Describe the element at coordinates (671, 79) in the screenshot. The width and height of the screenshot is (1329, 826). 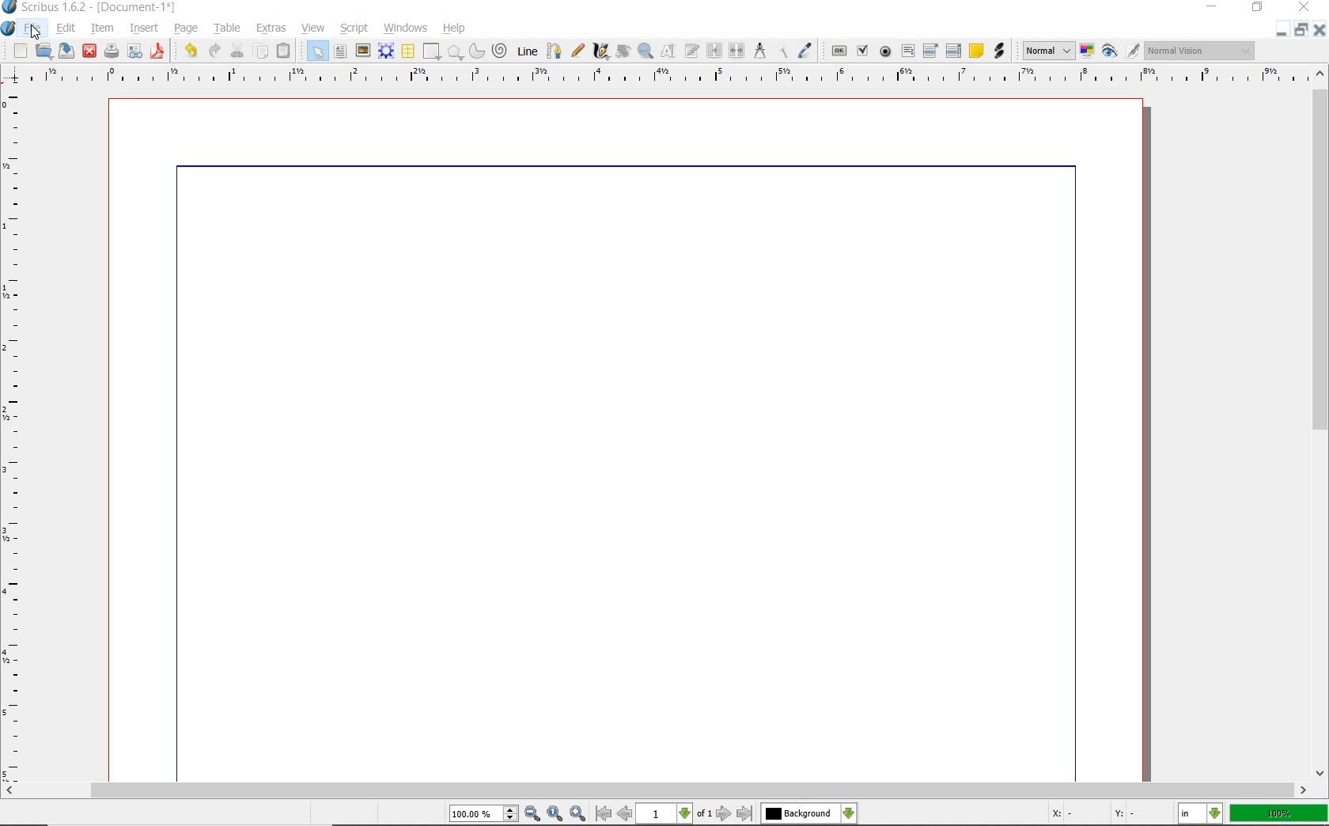
I see `ruler` at that location.